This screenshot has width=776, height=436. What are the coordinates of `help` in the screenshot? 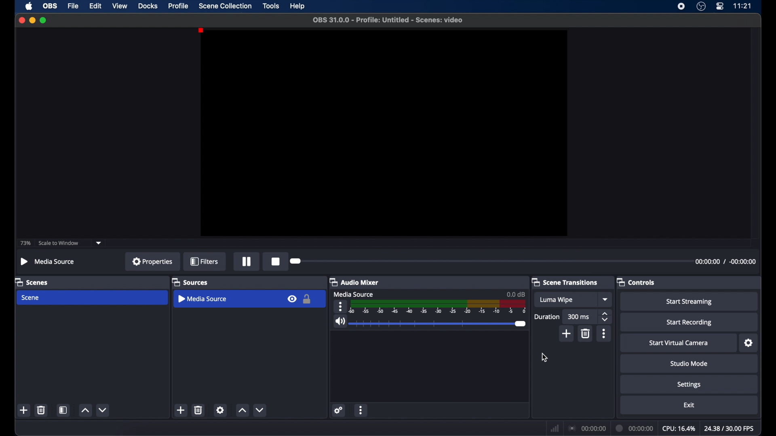 It's located at (298, 6).